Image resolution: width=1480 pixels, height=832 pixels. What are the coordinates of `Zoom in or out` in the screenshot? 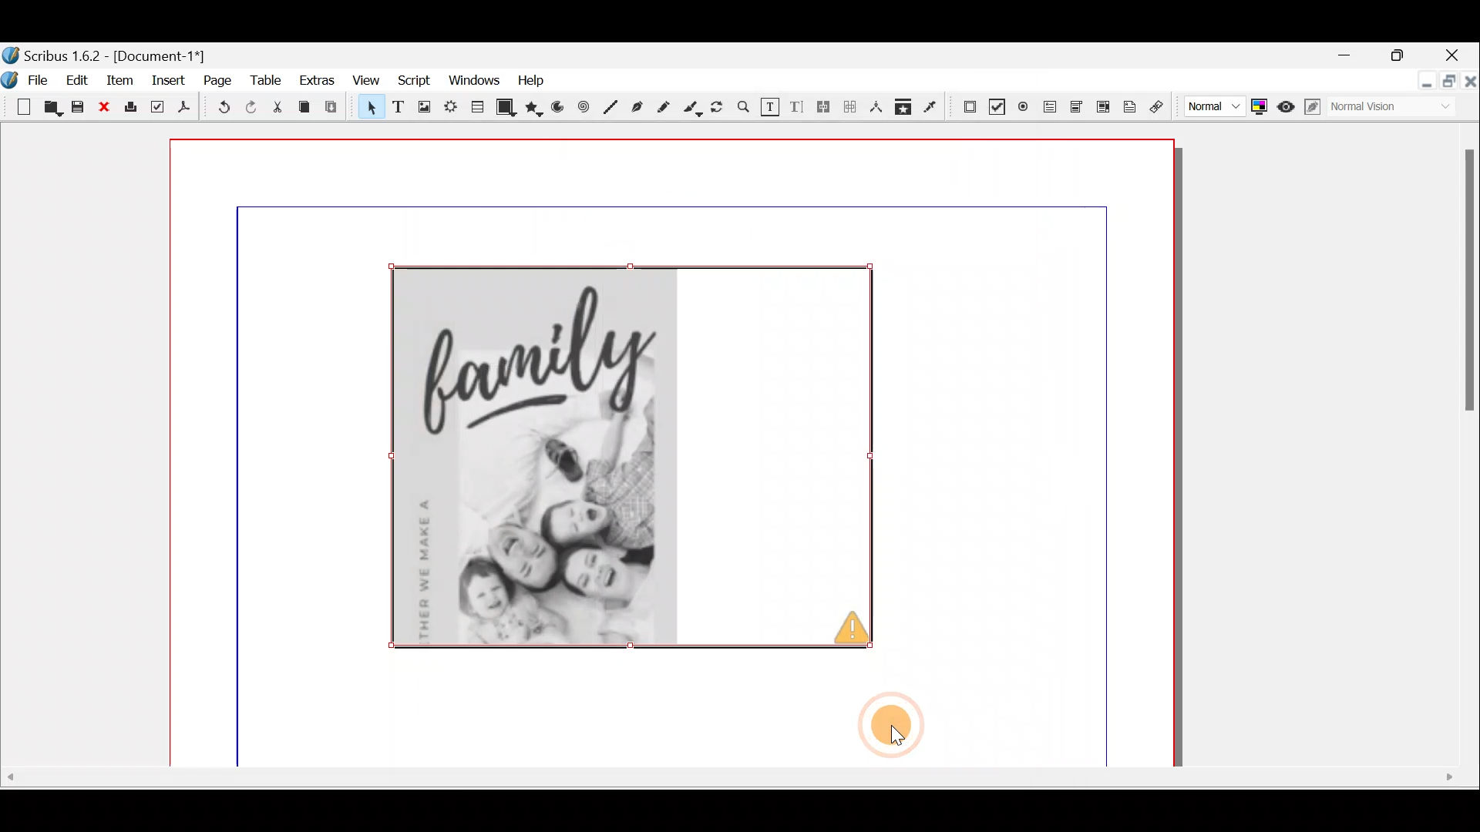 It's located at (742, 104).